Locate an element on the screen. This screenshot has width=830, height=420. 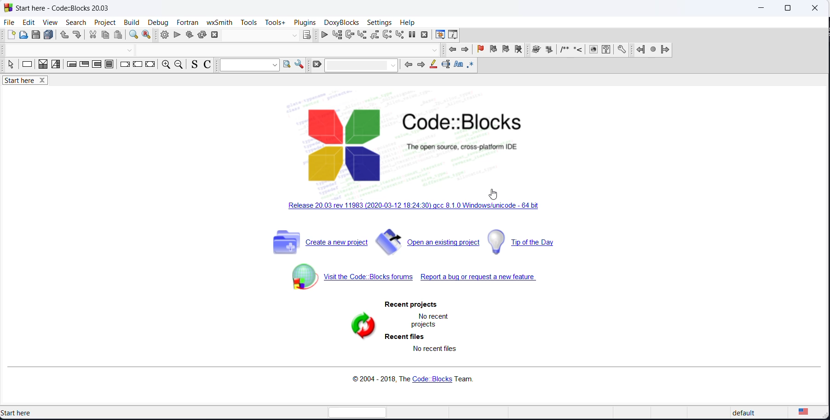
regex is located at coordinates (471, 65).